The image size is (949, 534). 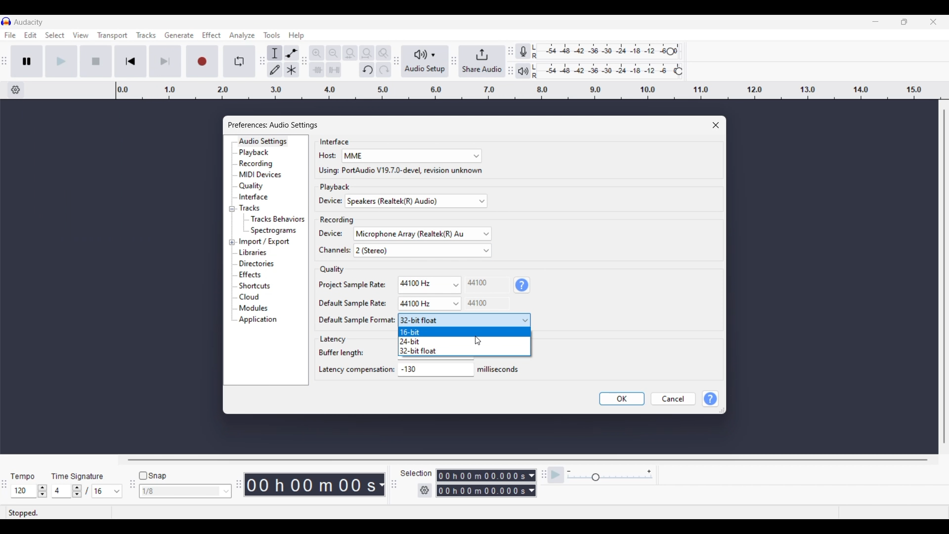 What do you see at coordinates (10, 35) in the screenshot?
I see `File menu` at bounding box center [10, 35].